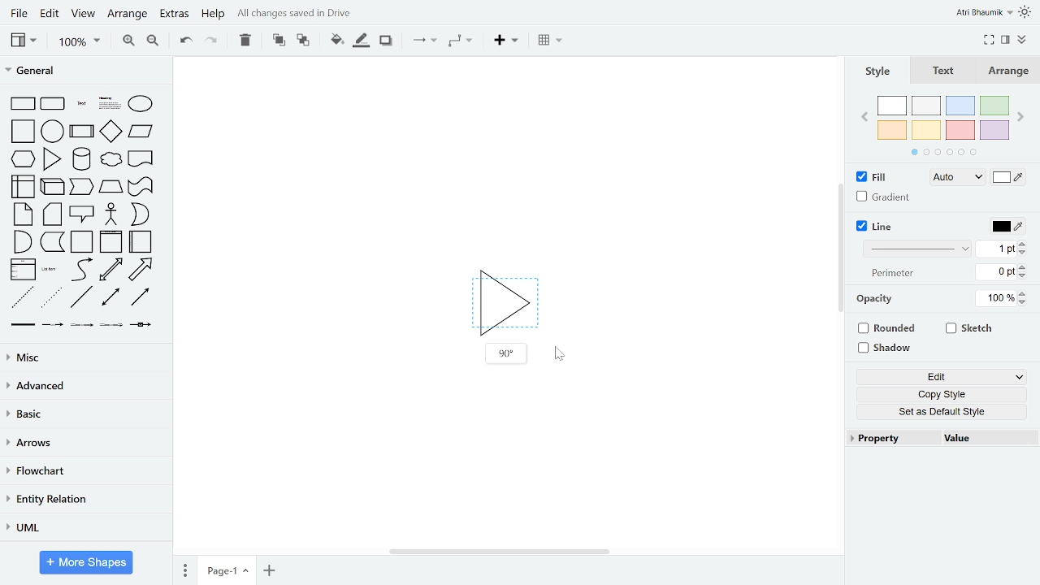 Image resolution: width=1040 pixels, height=585 pixels. What do you see at coordinates (141, 132) in the screenshot?
I see `parallelogram` at bounding box center [141, 132].